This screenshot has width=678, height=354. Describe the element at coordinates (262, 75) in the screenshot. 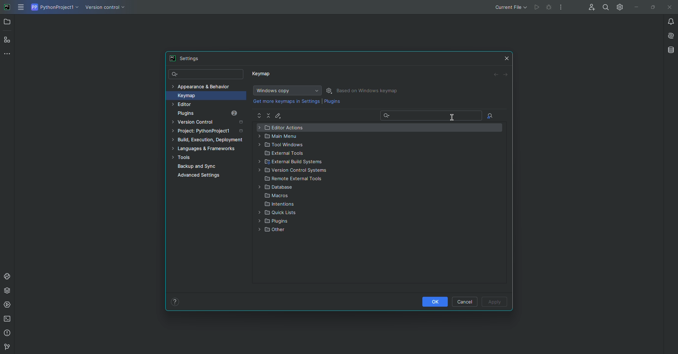

I see `Keymap` at that location.